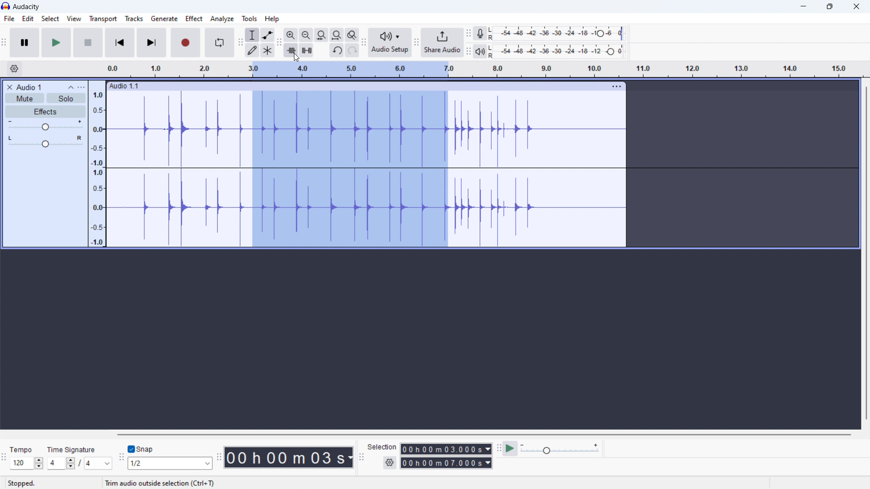  What do you see at coordinates (194, 19) in the screenshot?
I see `effect` at bounding box center [194, 19].